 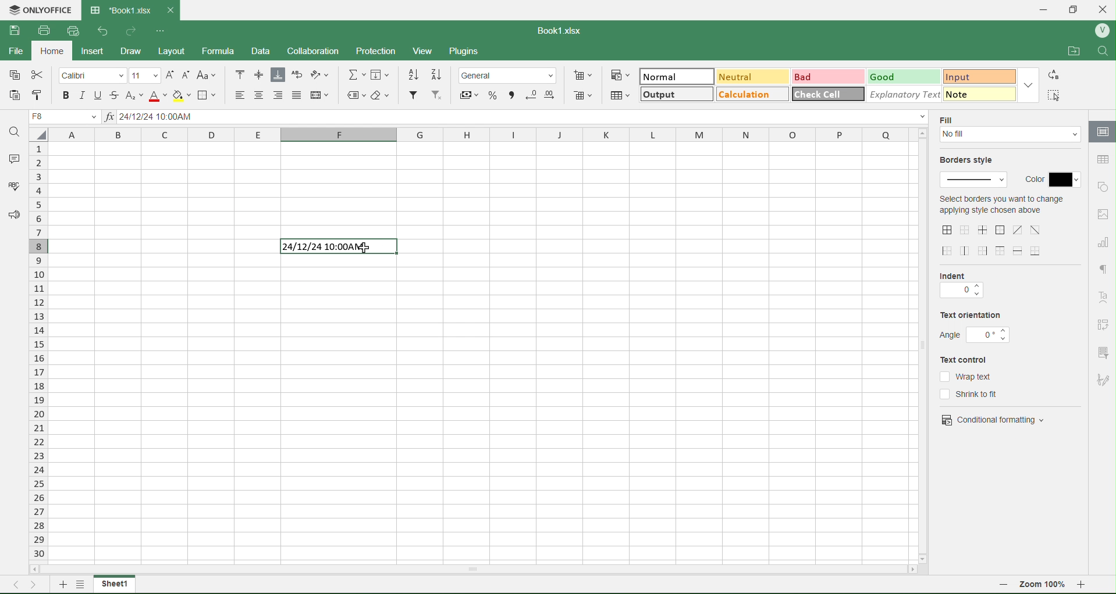 What do you see at coordinates (966, 251) in the screenshot?
I see `vertical border` at bounding box center [966, 251].